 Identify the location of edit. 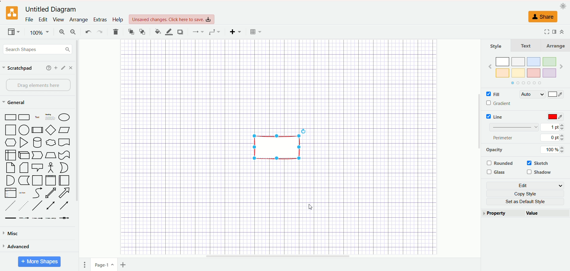
(525, 185).